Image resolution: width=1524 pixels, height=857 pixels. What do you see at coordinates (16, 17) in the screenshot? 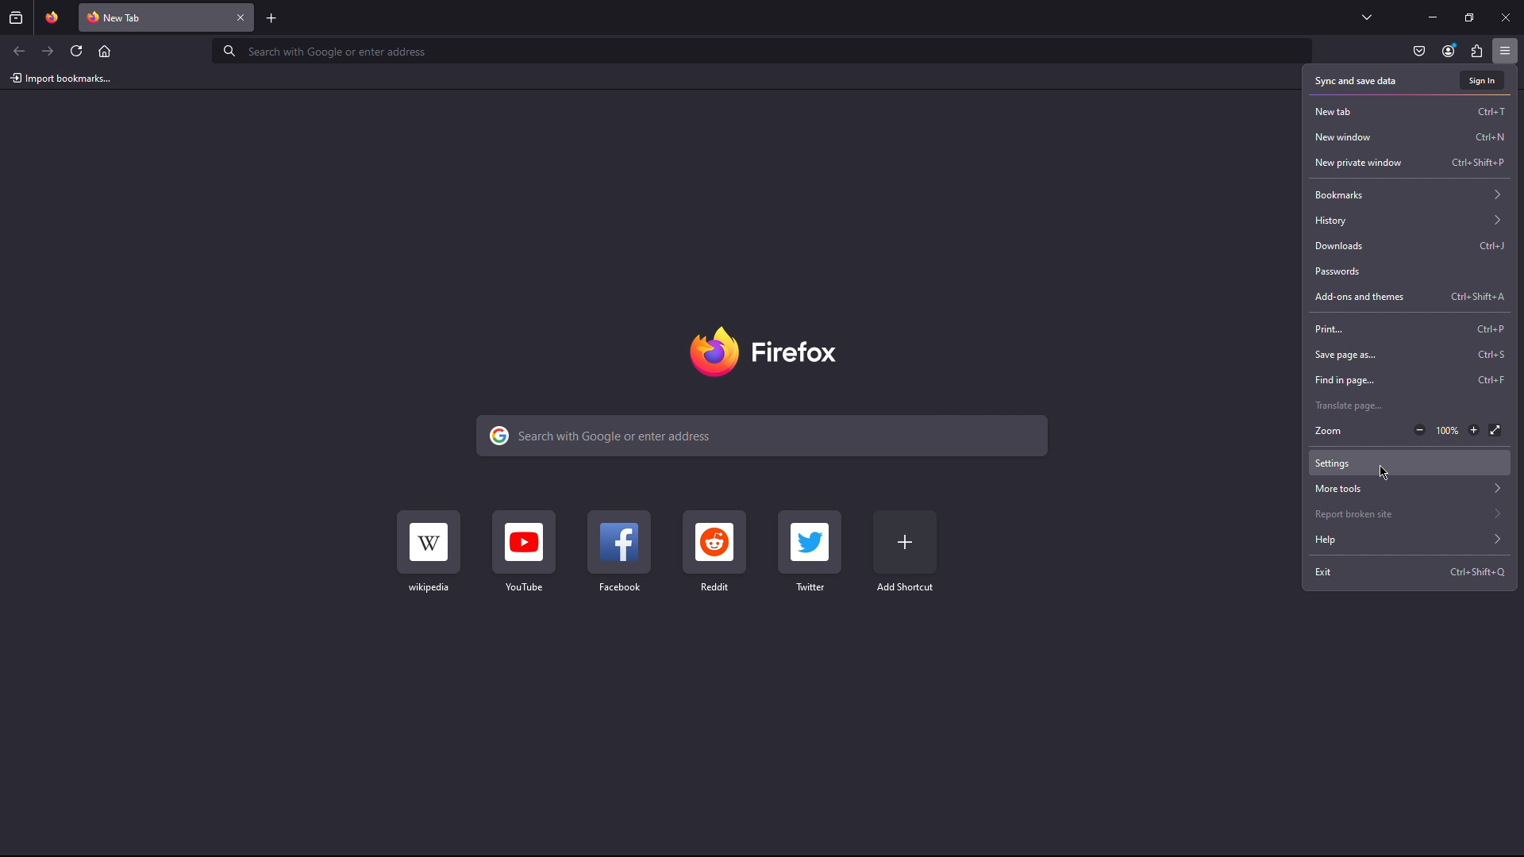
I see `Past browsing` at bounding box center [16, 17].